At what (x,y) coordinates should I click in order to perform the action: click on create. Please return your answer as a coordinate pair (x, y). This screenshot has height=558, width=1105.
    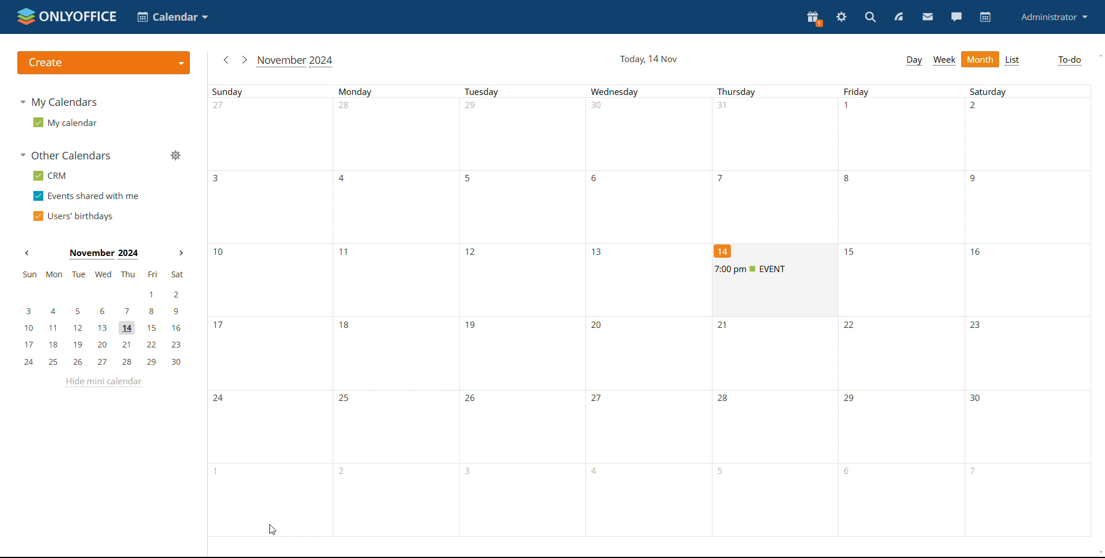
    Looking at the image, I should click on (103, 63).